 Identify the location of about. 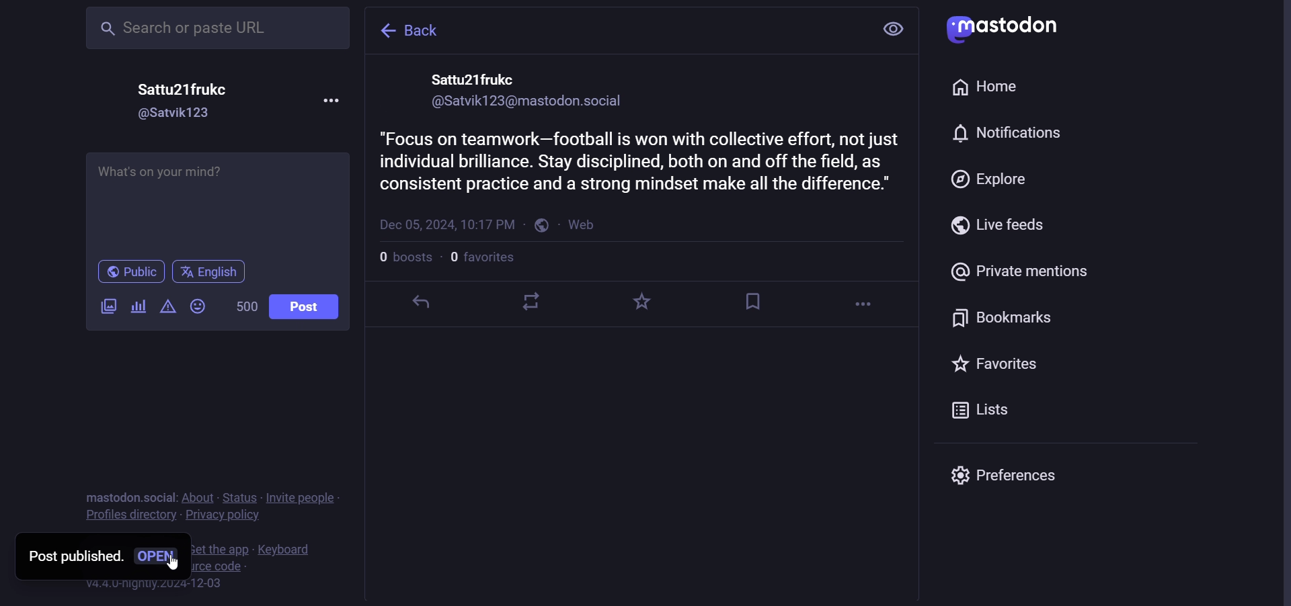
(196, 496).